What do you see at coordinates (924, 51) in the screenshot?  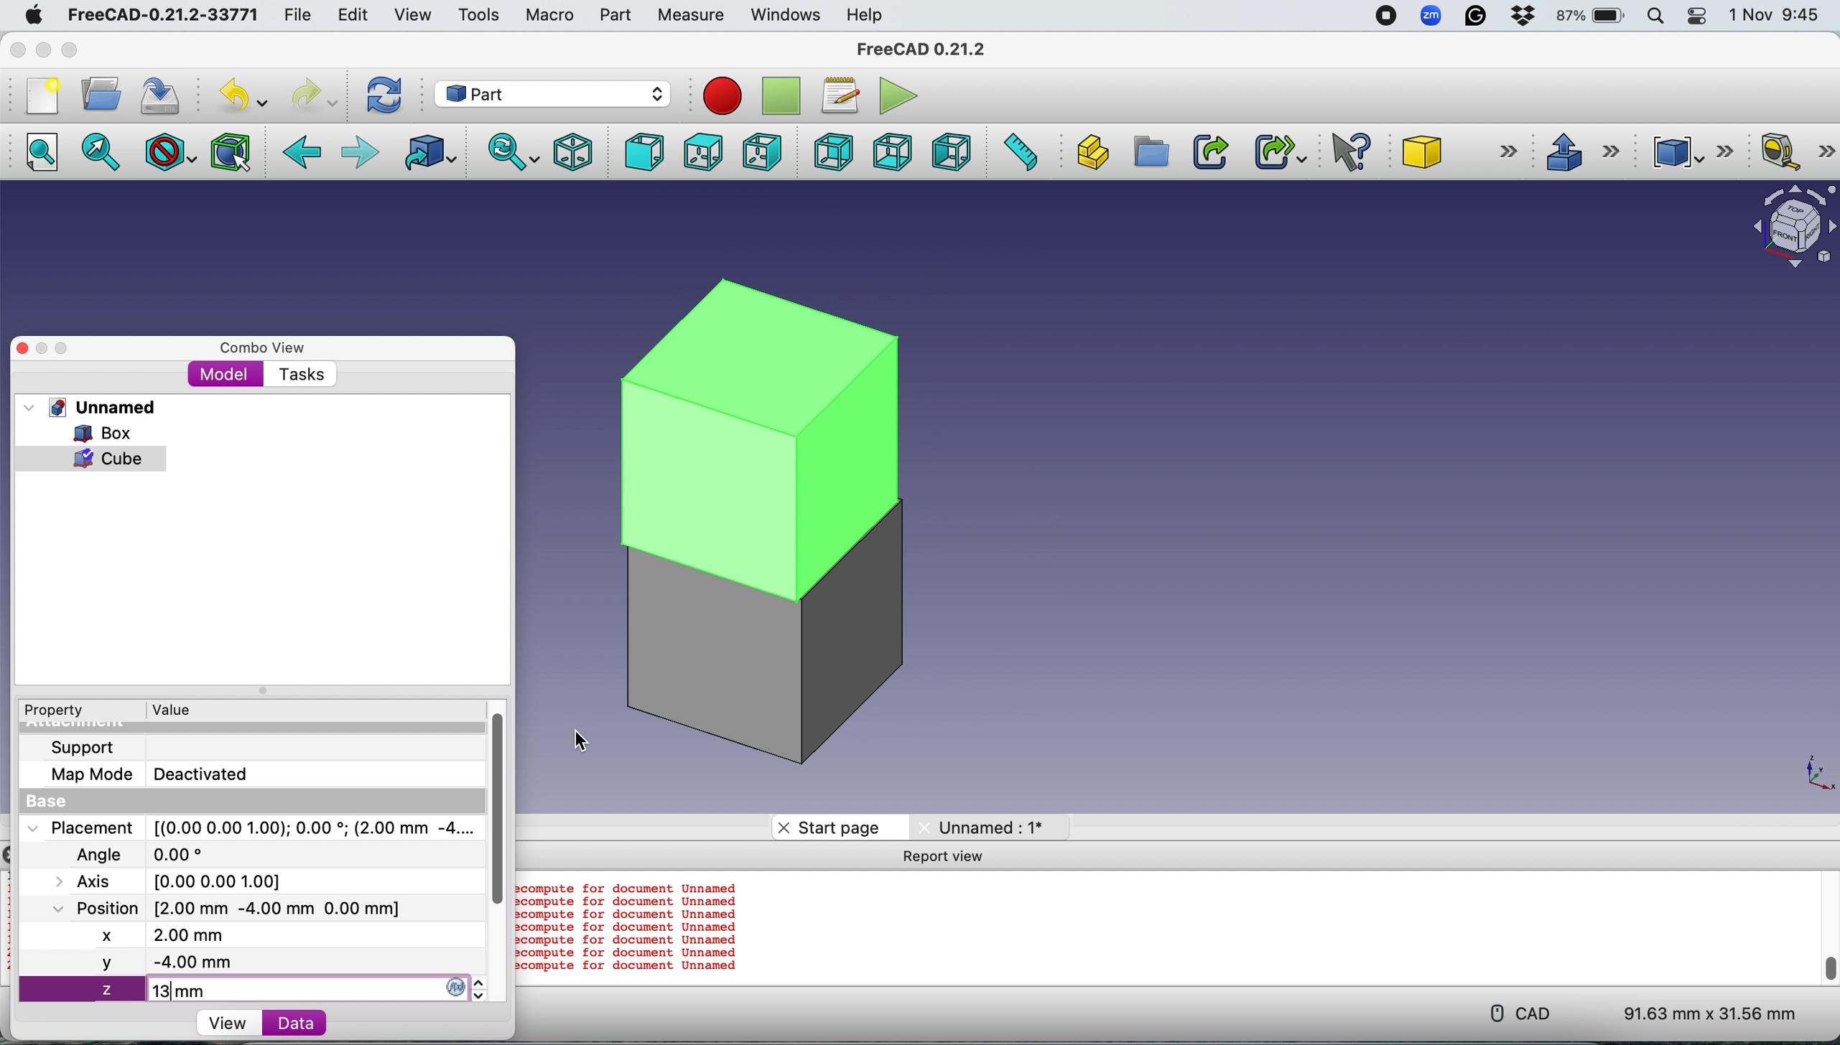 I see `FreeCAD 0.21.2` at bounding box center [924, 51].